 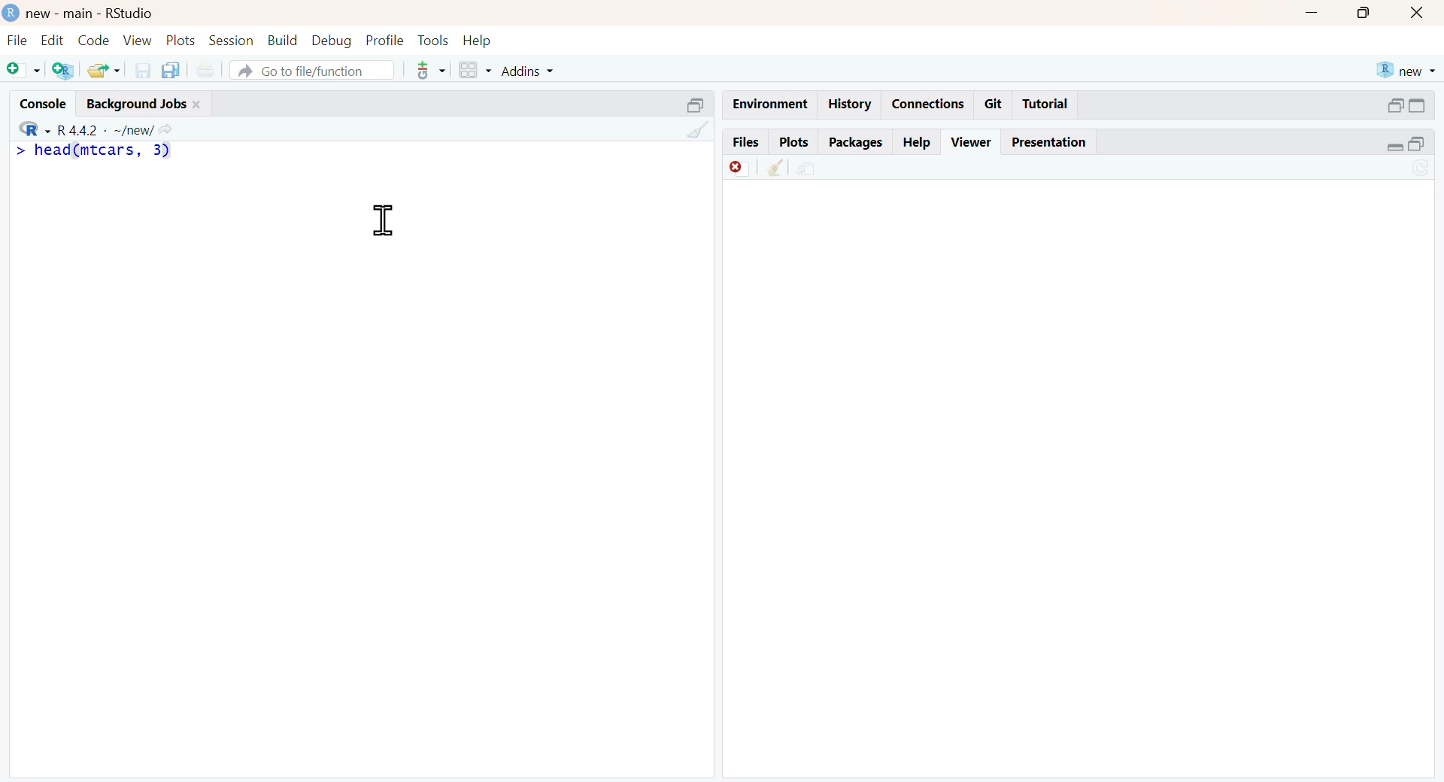 What do you see at coordinates (791, 141) in the screenshot?
I see `Plots` at bounding box center [791, 141].